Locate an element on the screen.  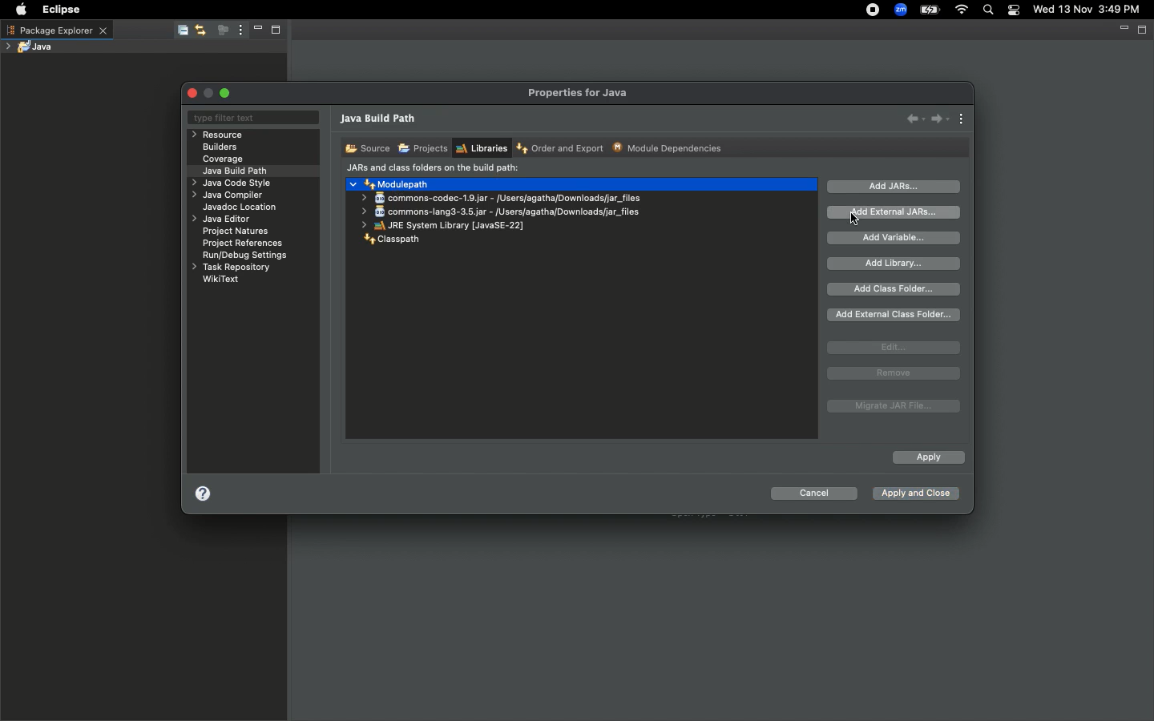
WikiText is located at coordinates (221, 279).